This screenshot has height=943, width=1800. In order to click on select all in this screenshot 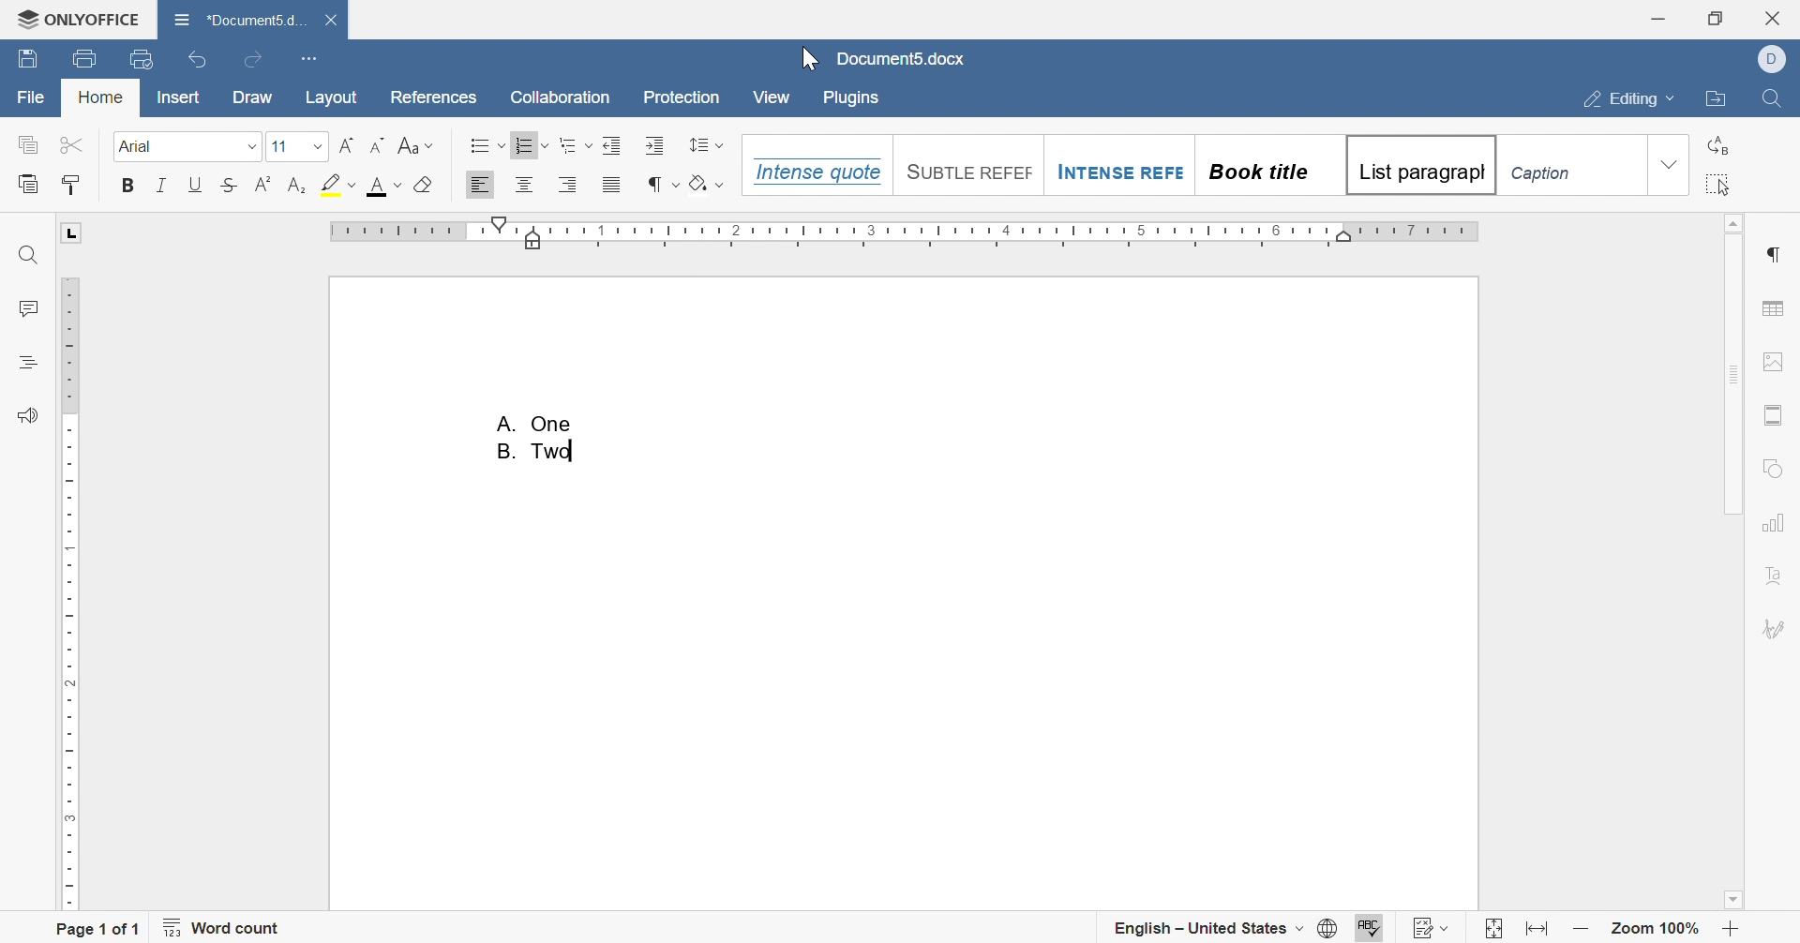, I will do `click(1719, 183)`.